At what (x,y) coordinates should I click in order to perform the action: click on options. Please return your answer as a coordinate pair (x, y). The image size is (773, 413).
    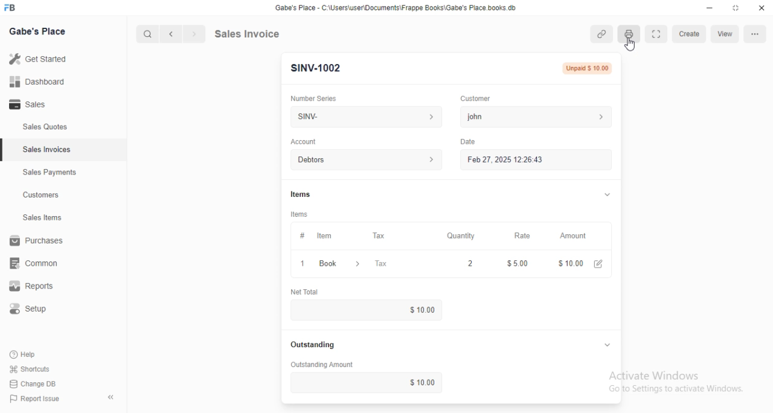
    Looking at the image, I should click on (755, 34).